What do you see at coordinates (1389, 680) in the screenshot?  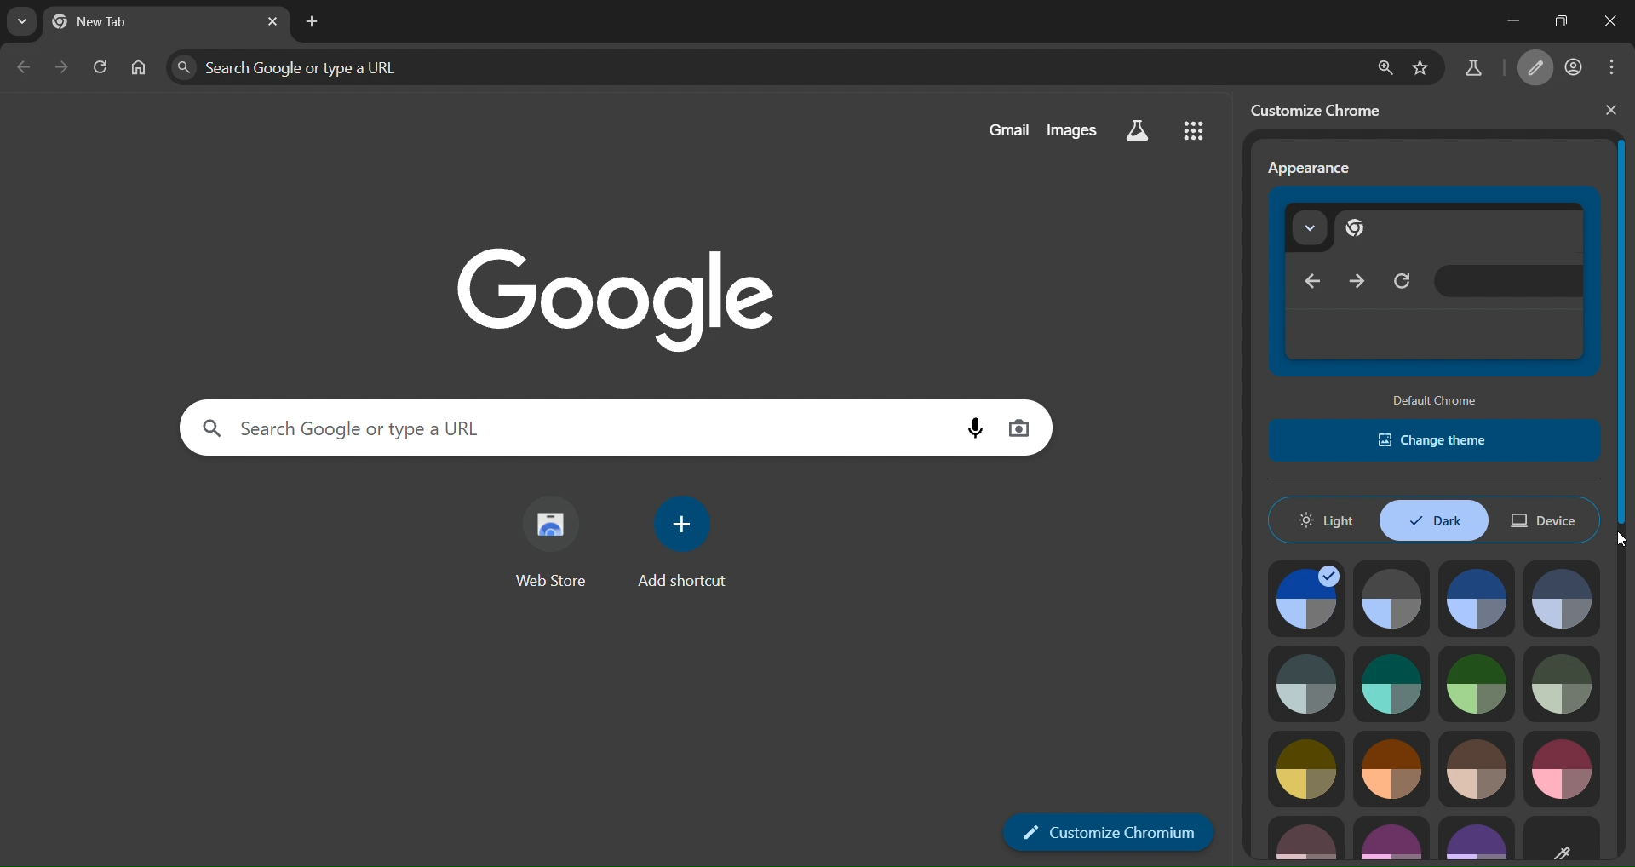 I see `theme` at bounding box center [1389, 680].